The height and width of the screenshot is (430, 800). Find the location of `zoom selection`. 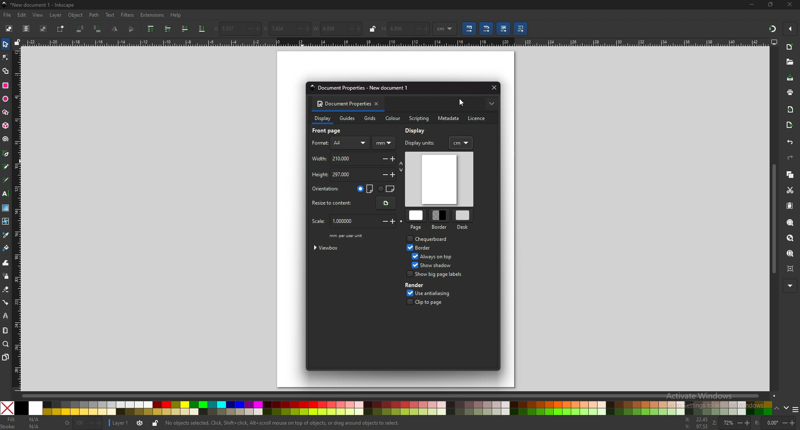

zoom selection is located at coordinates (790, 222).